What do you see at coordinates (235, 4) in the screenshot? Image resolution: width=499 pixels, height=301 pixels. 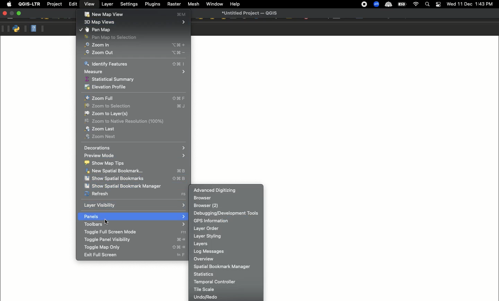 I see `Help` at bounding box center [235, 4].